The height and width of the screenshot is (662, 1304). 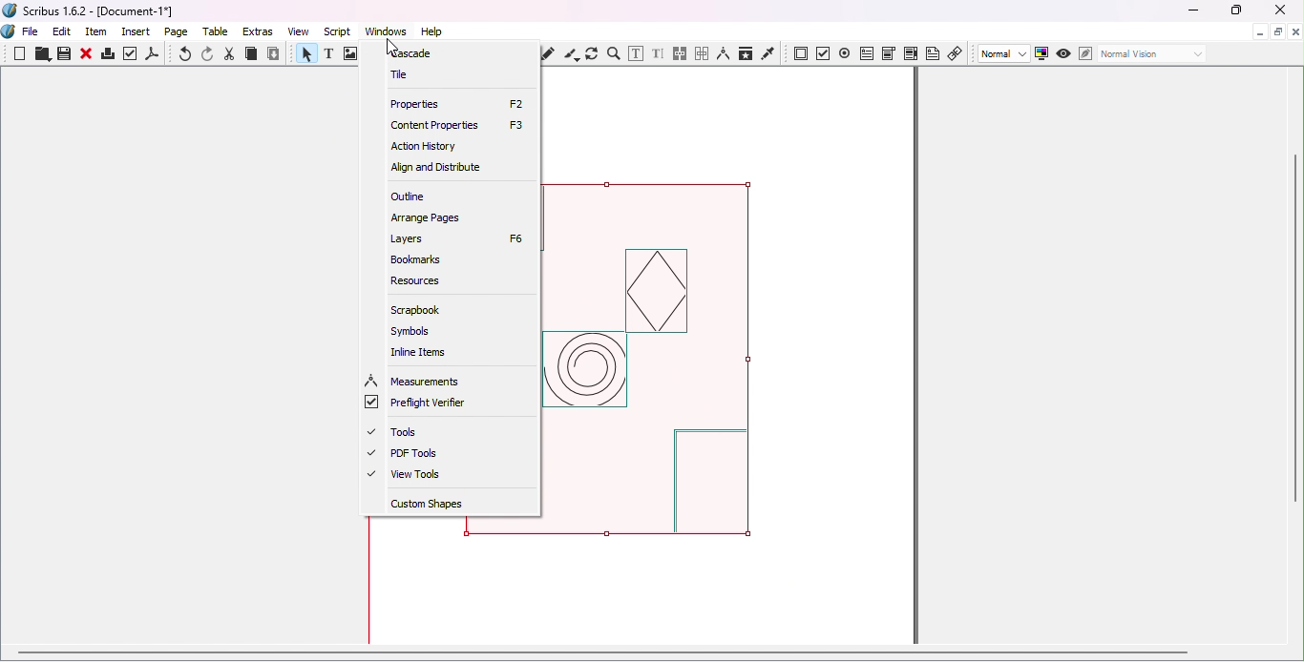 What do you see at coordinates (643, 655) in the screenshot?
I see `Horizontal scroll bar` at bounding box center [643, 655].